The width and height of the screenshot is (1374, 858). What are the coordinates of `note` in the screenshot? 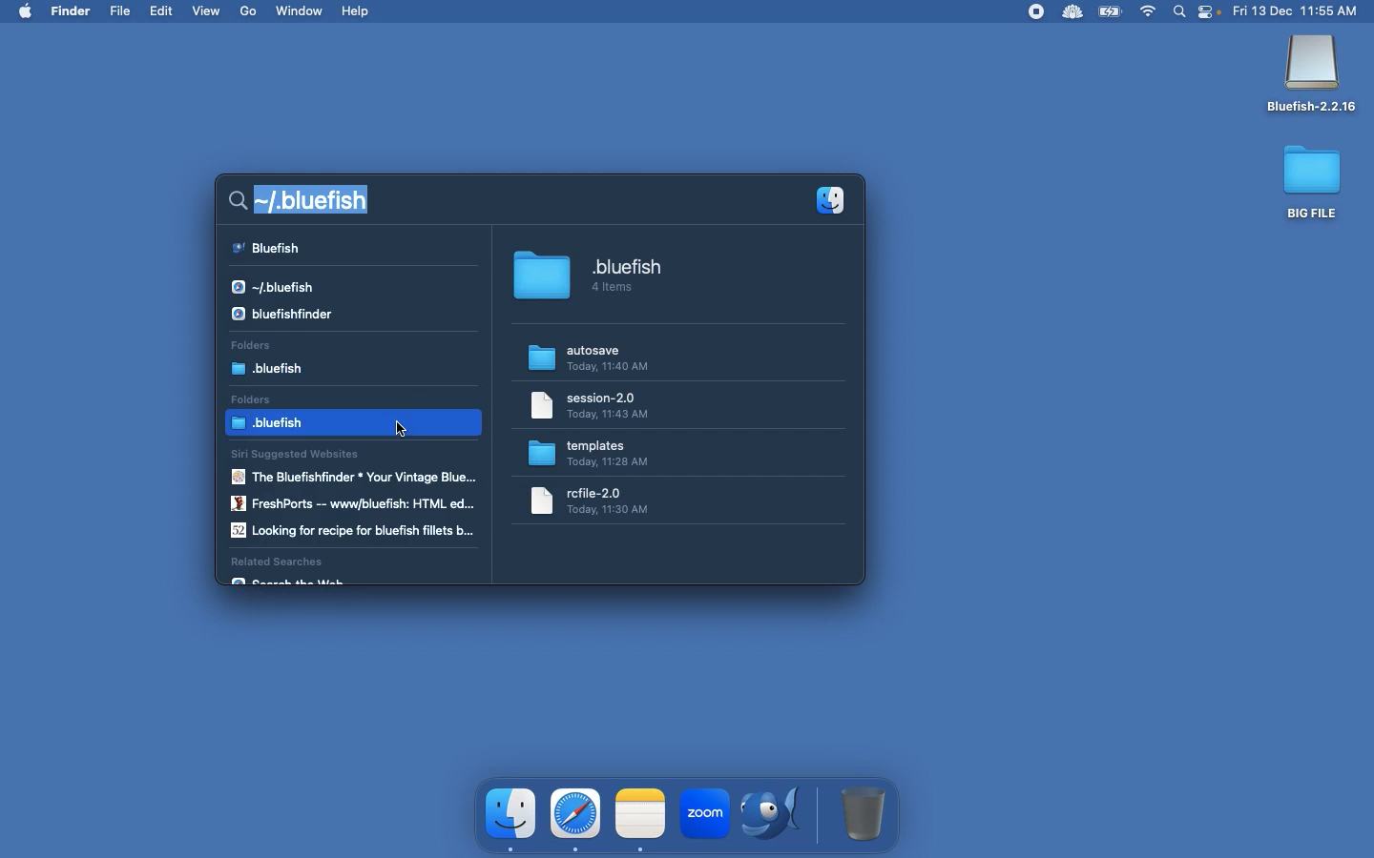 It's located at (640, 811).